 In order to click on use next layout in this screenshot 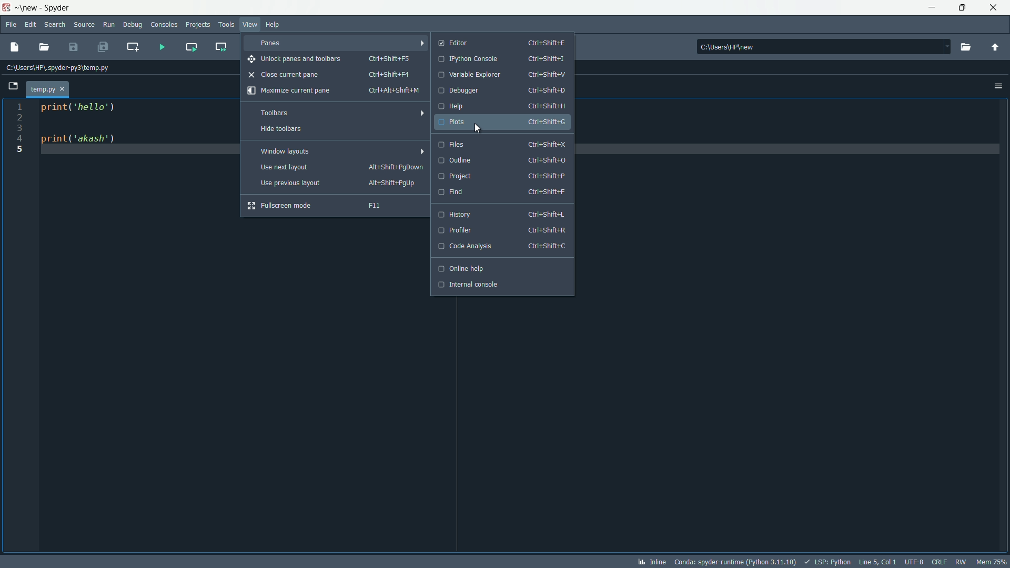, I will do `click(341, 168)`.